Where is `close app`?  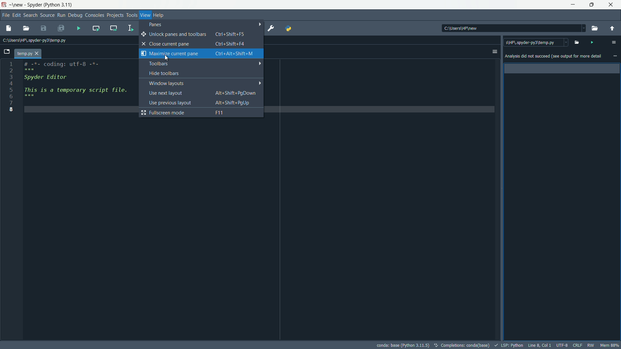
close app is located at coordinates (612, 5).